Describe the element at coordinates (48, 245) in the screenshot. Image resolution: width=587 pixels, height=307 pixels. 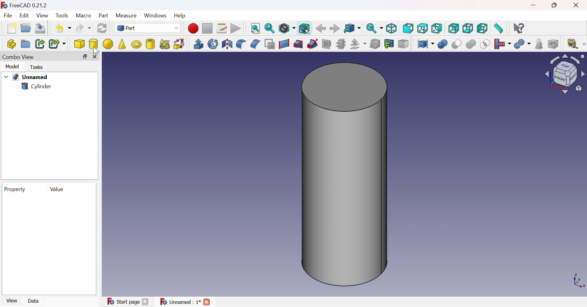
I see `preview` at that location.